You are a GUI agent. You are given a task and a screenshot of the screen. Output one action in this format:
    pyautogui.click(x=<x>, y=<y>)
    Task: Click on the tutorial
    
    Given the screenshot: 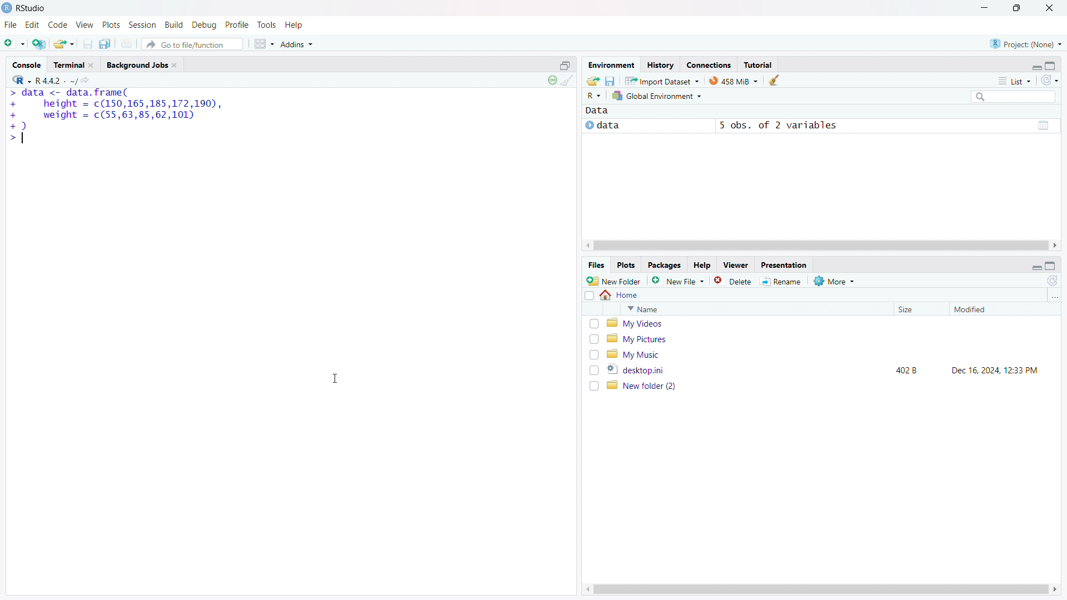 What is the action you would take?
    pyautogui.click(x=758, y=64)
    